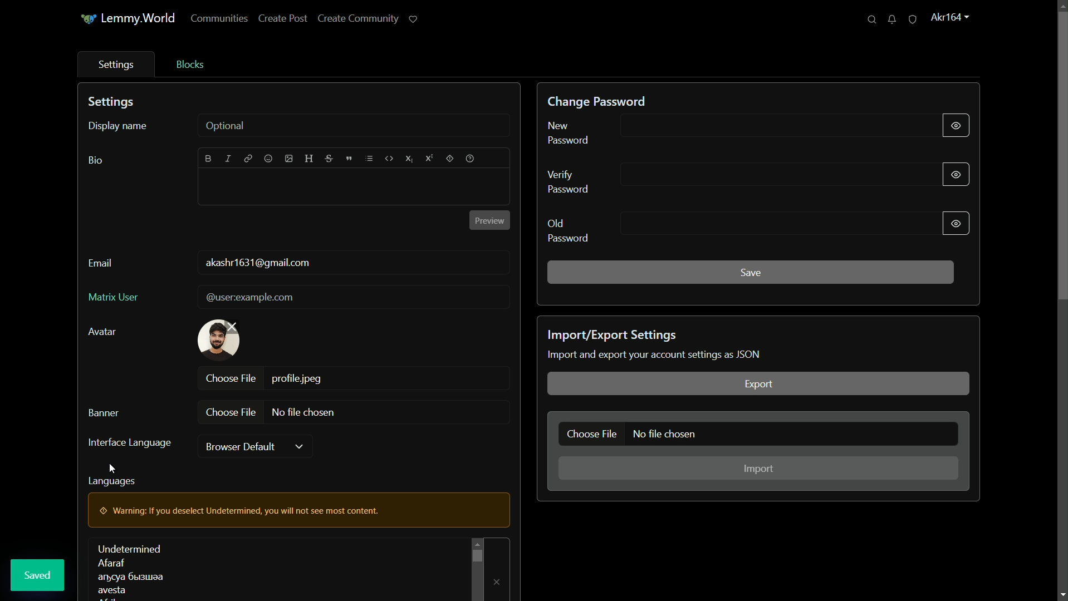 Image resolution: width=1068 pixels, height=601 pixels. Describe the element at coordinates (305, 413) in the screenshot. I see `no file chosen` at that location.